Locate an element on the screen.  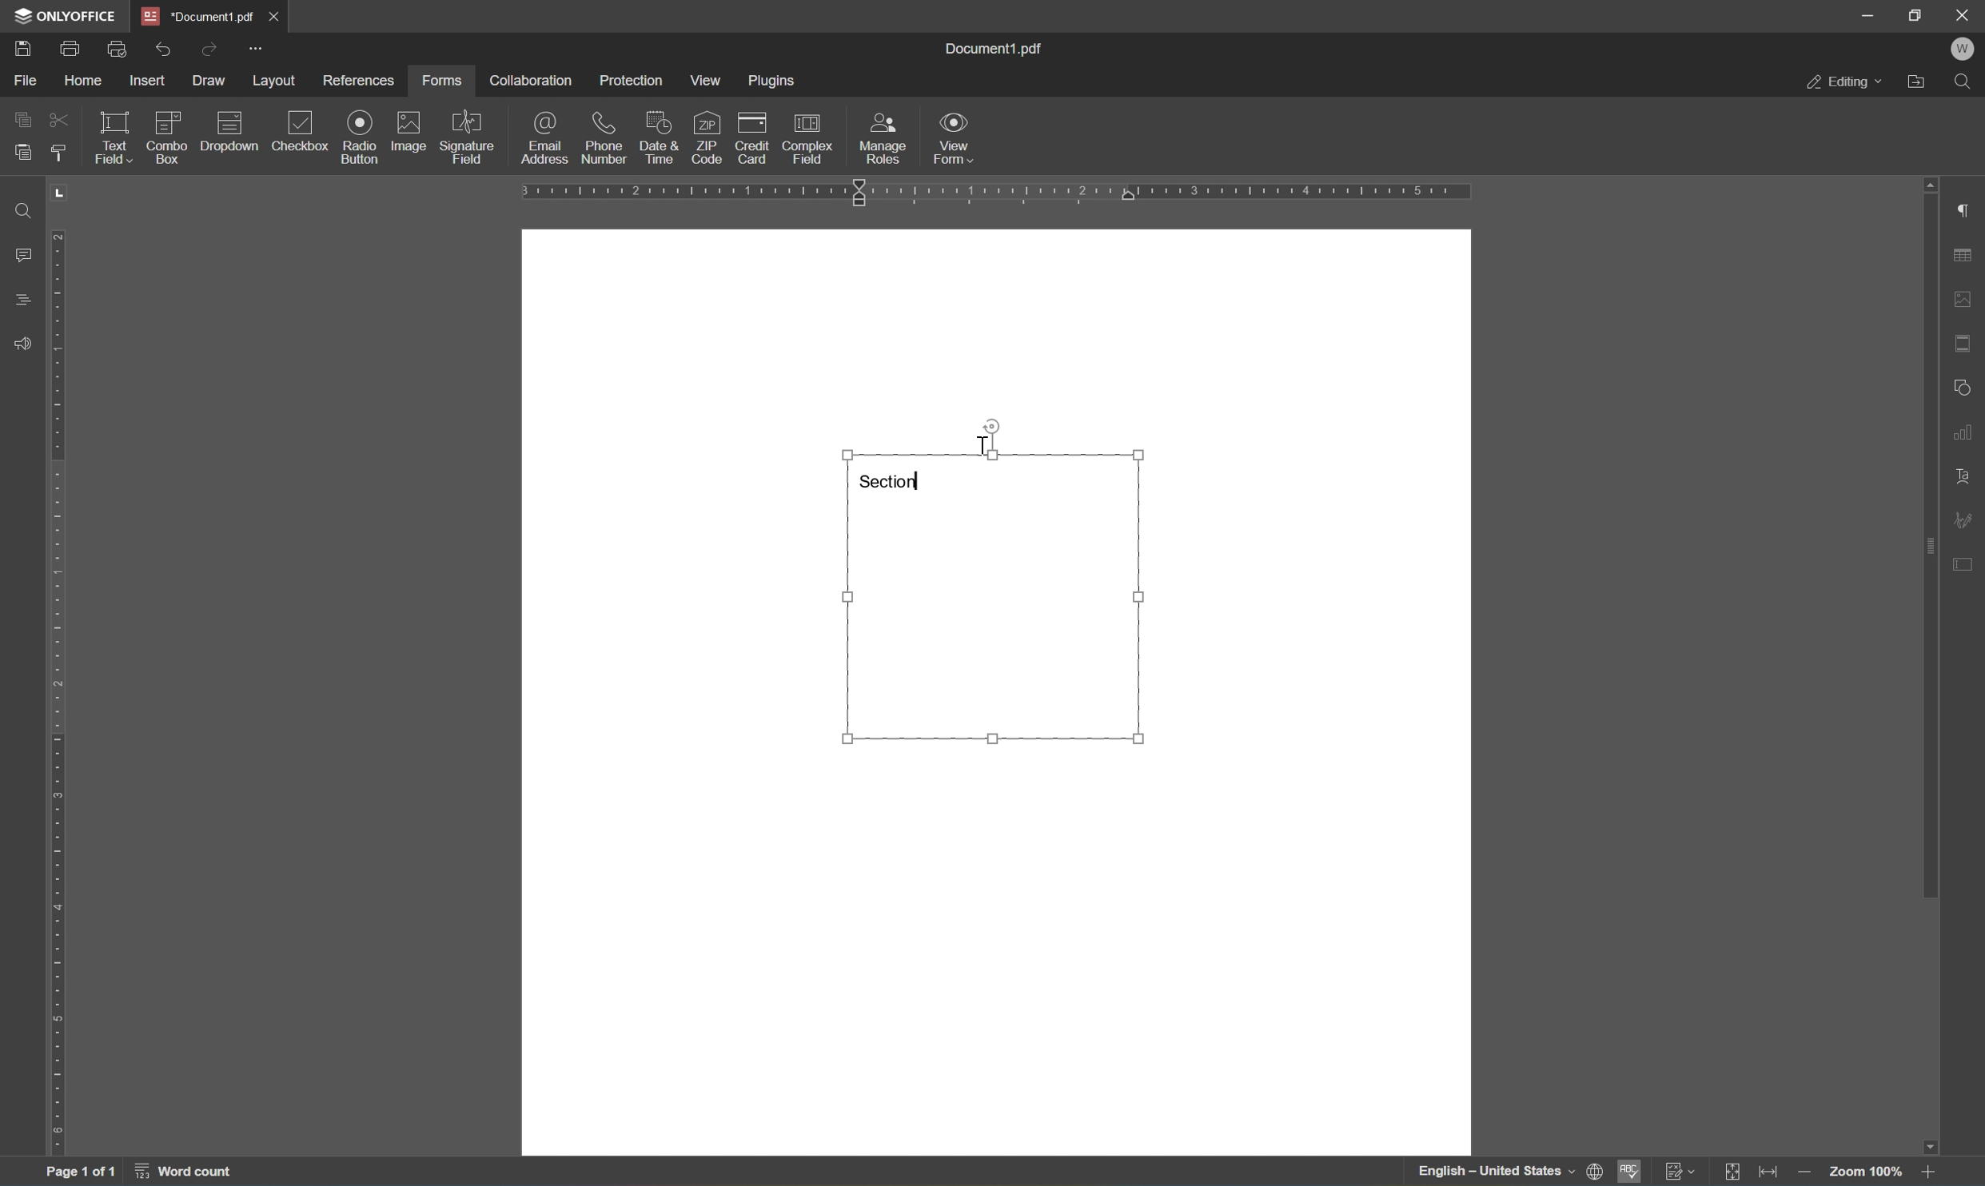
insert is located at coordinates (149, 80).